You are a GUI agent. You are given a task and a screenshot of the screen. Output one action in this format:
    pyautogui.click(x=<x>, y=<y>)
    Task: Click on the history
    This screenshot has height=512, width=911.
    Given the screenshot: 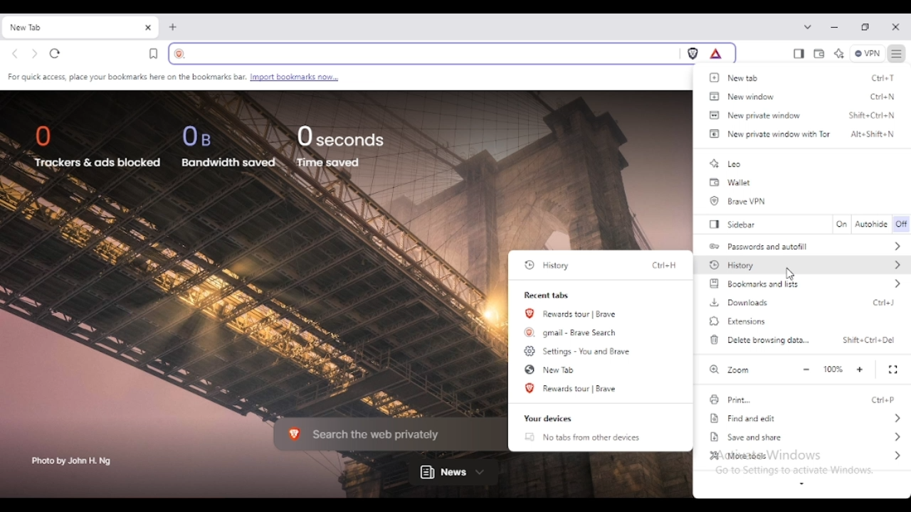 What is the action you would take?
    pyautogui.click(x=549, y=265)
    